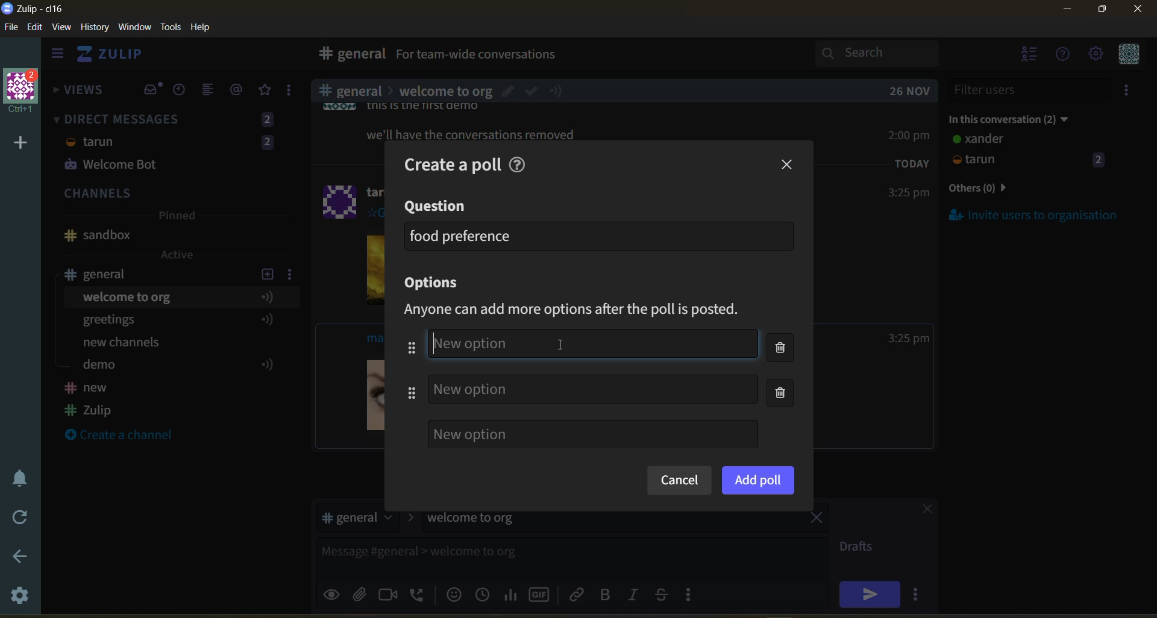  I want to click on bold, so click(604, 595).